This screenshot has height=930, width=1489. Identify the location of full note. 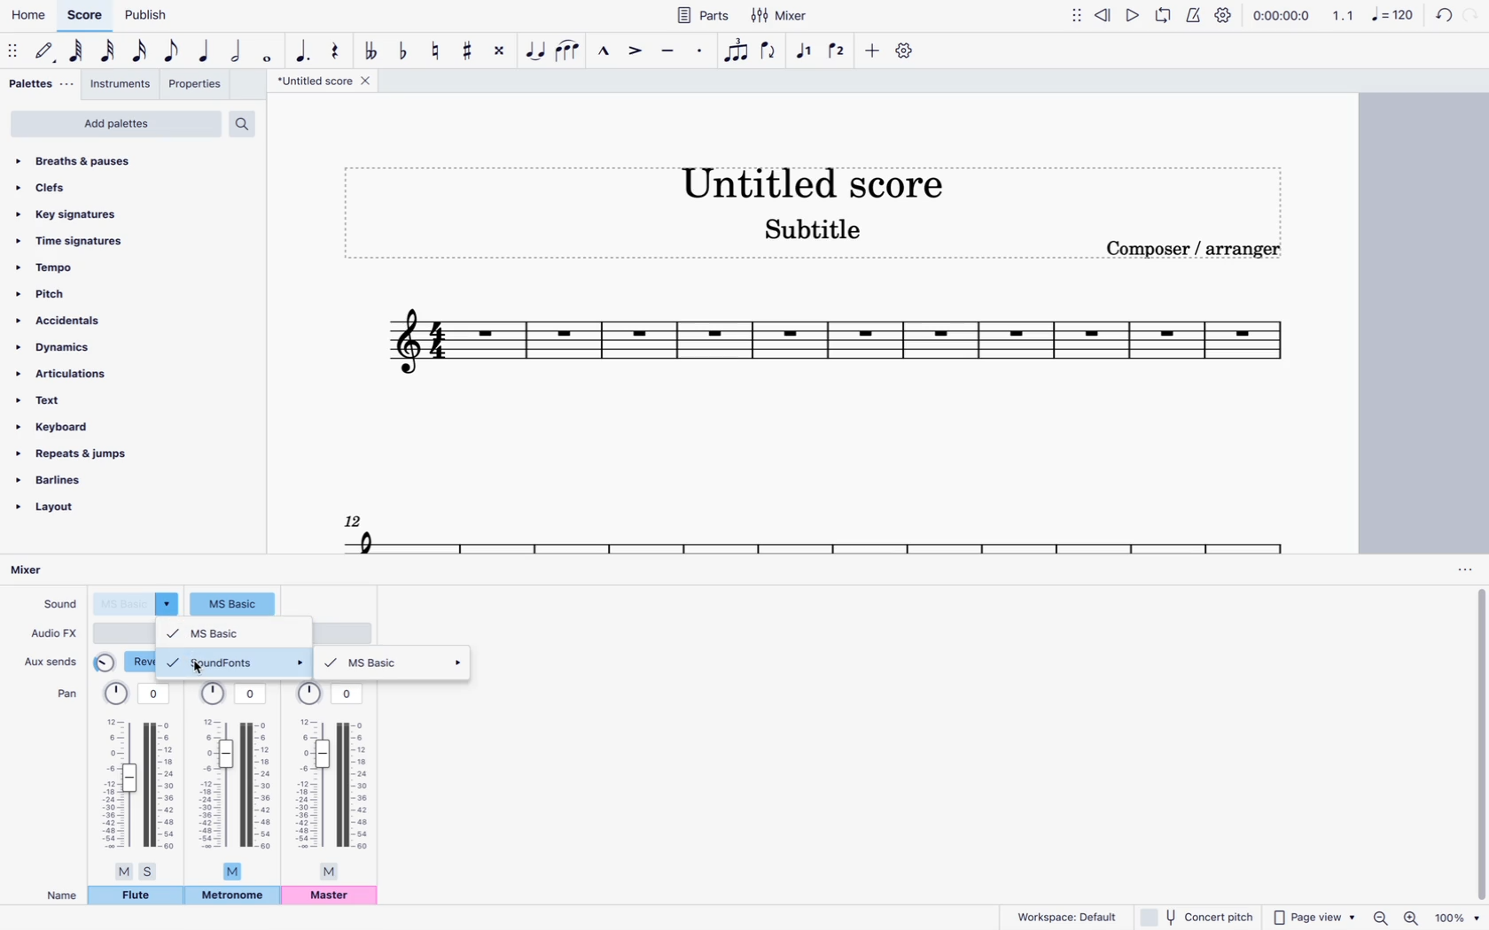
(268, 51).